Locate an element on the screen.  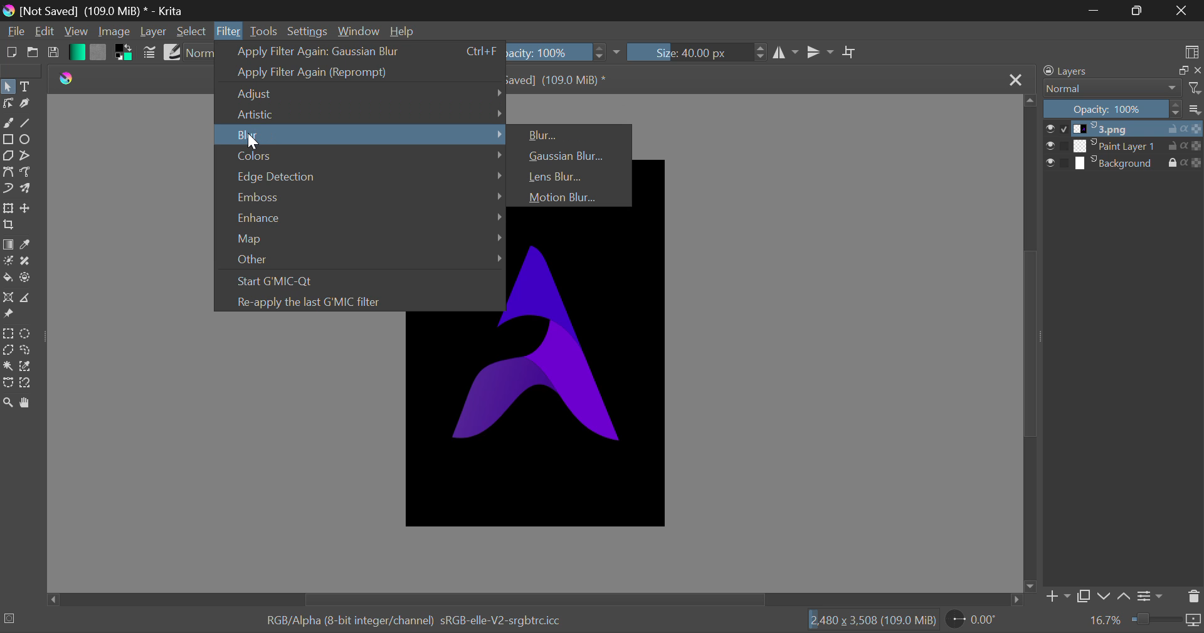
Assistant Tool is located at coordinates (8, 298).